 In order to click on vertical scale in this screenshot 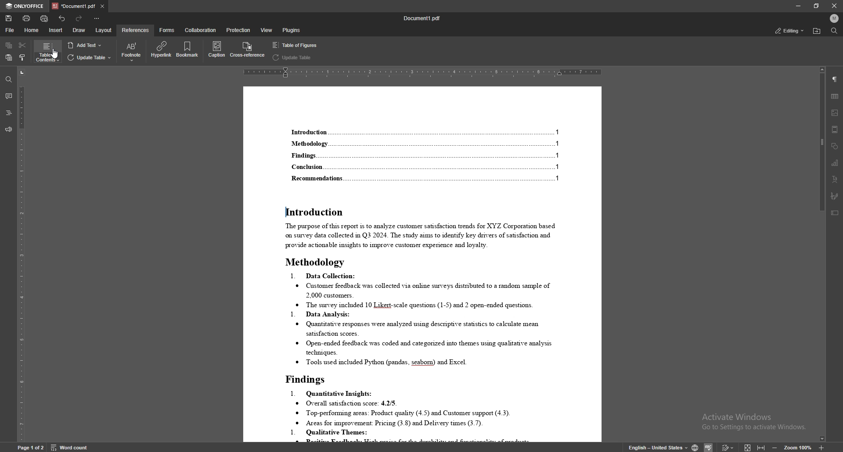, I will do `click(20, 255)`.